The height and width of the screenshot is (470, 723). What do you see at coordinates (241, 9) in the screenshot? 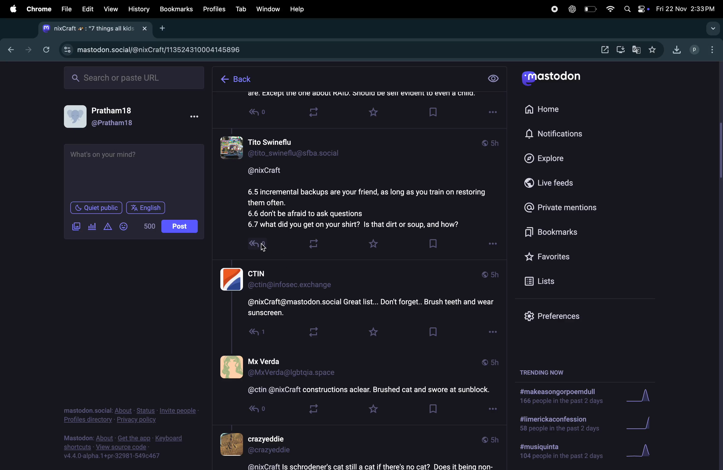
I see `tab` at bounding box center [241, 9].